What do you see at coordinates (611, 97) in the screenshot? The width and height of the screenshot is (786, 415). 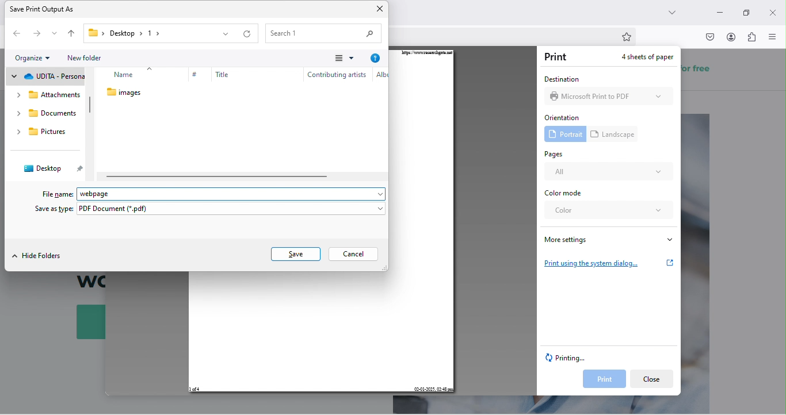 I see `microsoft print to pdf` at bounding box center [611, 97].